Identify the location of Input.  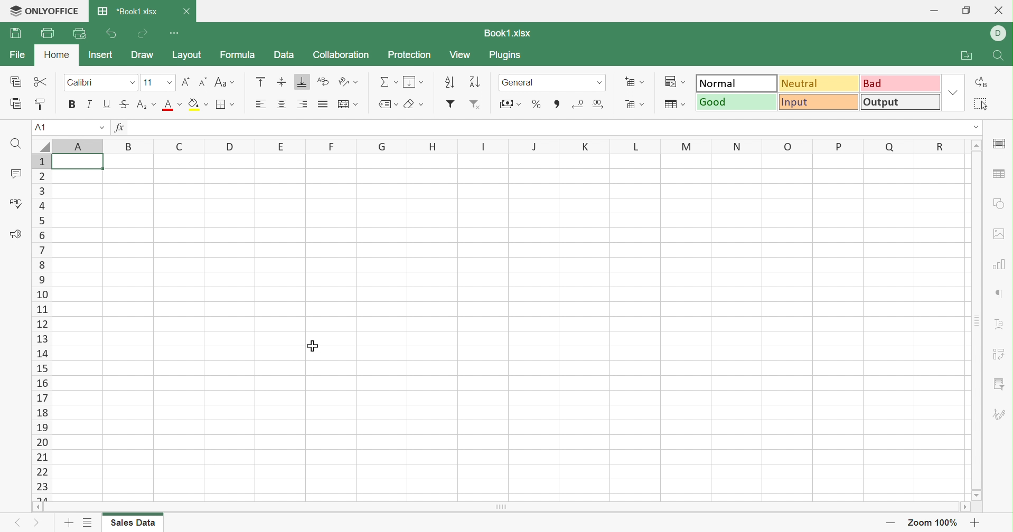
(820, 102).